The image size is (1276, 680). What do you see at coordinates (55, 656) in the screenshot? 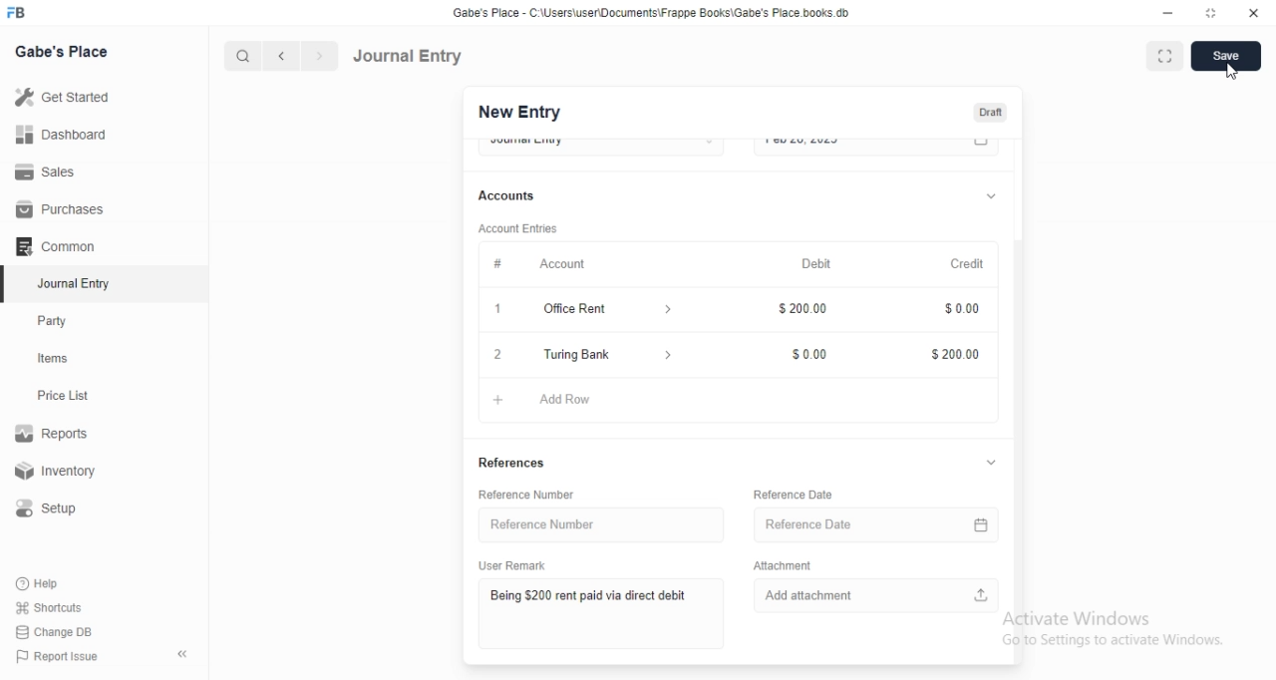
I see `‘Report Issue` at bounding box center [55, 656].